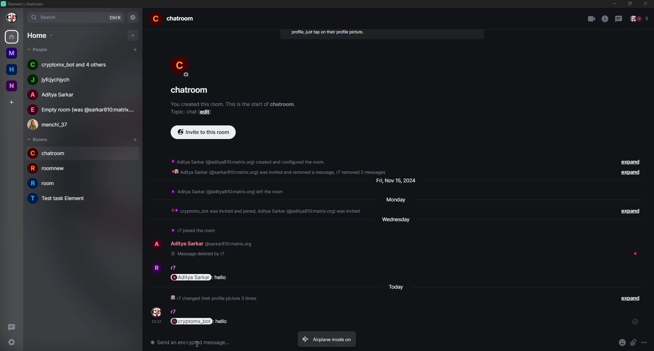 Image resolution: width=654 pixels, height=351 pixels. Describe the element at coordinates (636, 322) in the screenshot. I see `sent` at that location.